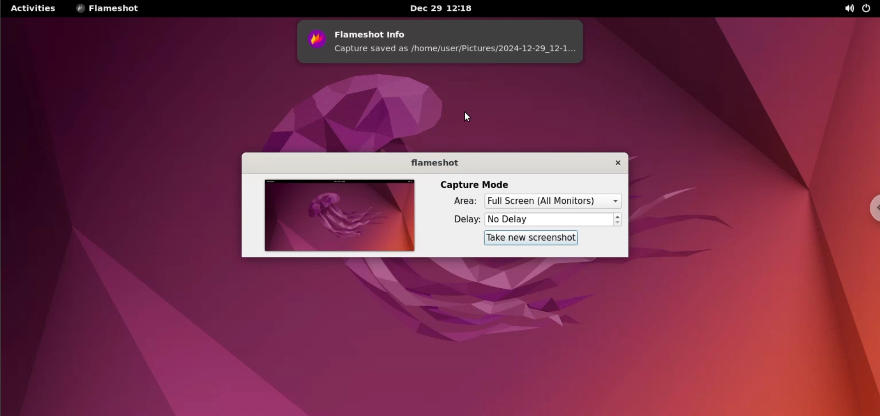 This screenshot has width=880, height=416. Describe the element at coordinates (469, 117) in the screenshot. I see `cursor` at that location.